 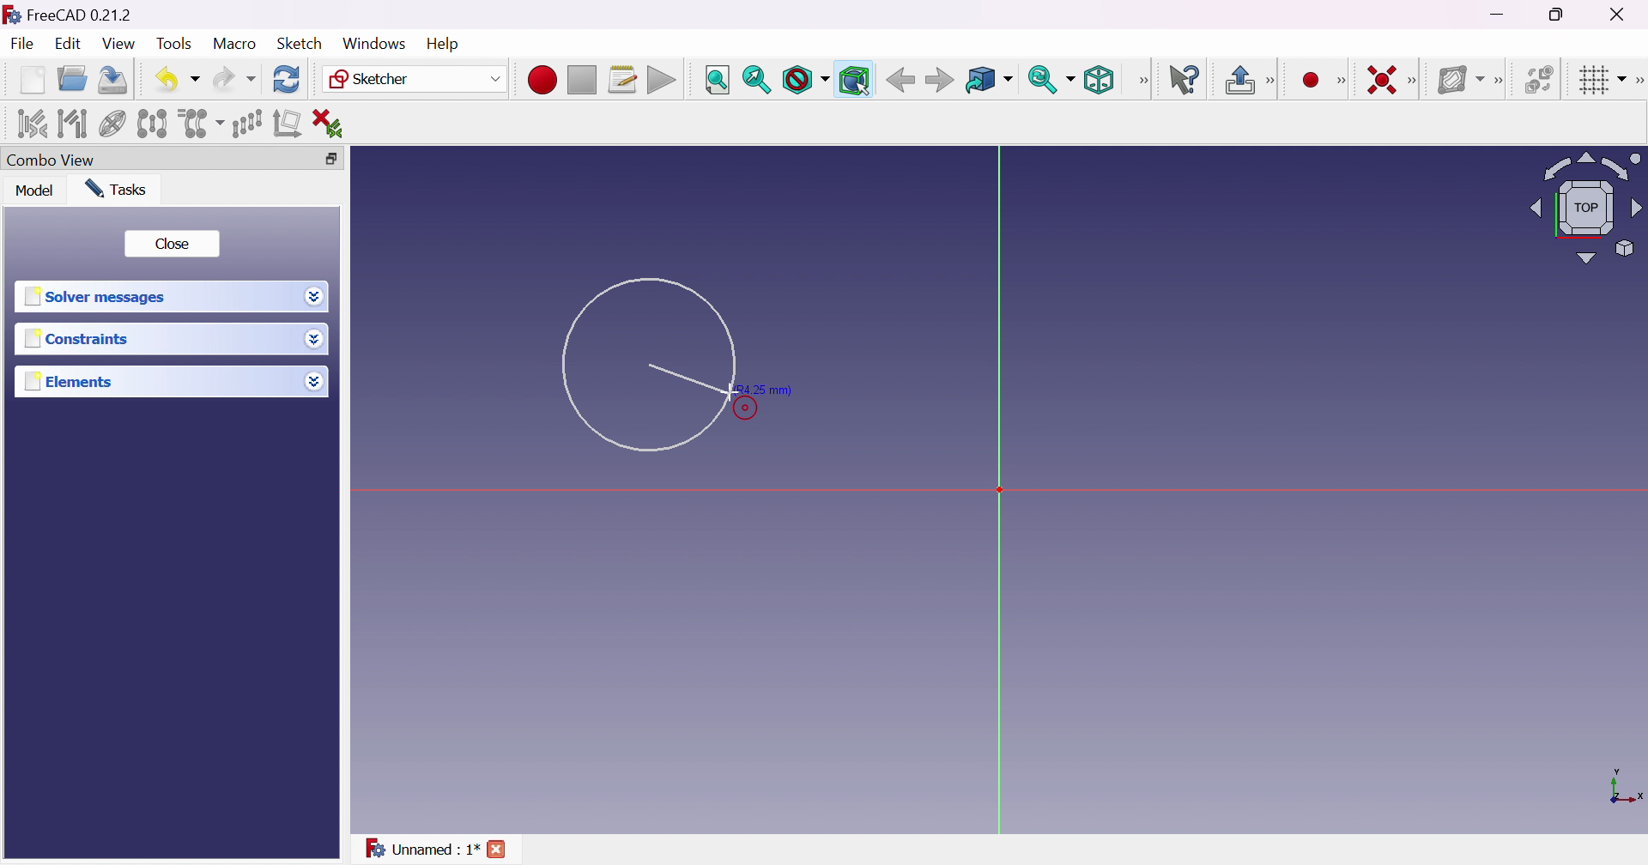 What do you see at coordinates (175, 45) in the screenshot?
I see `Tools` at bounding box center [175, 45].